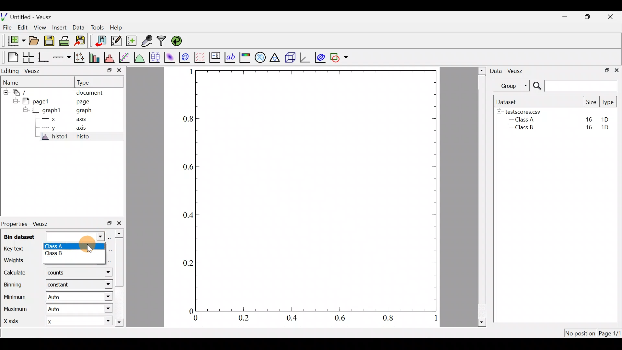 This screenshot has width=622, height=350. I want to click on Plot covariance ellipses, so click(320, 57).